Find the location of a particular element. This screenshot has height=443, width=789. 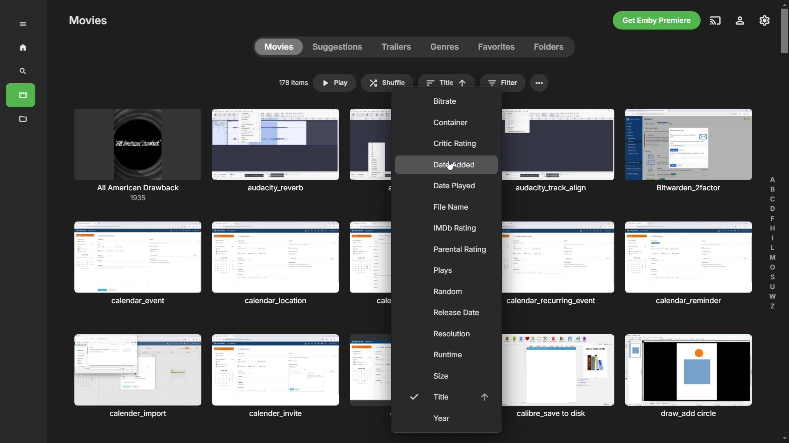

shuffle is located at coordinates (387, 80).